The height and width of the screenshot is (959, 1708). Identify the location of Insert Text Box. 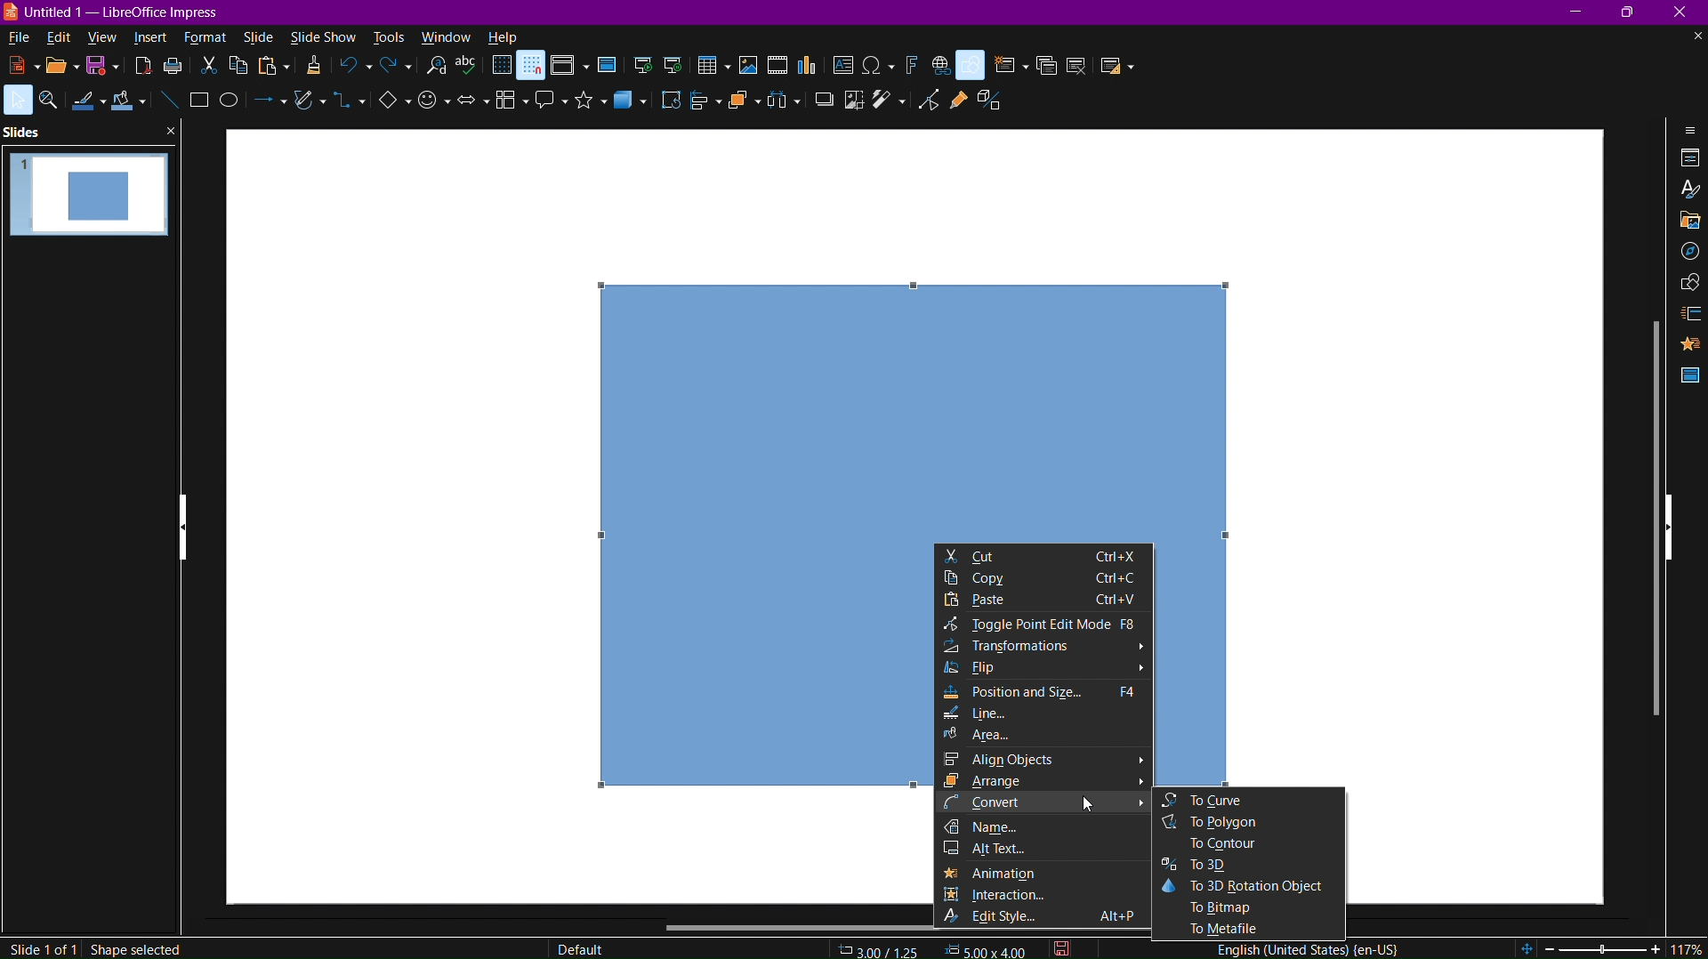
(846, 66).